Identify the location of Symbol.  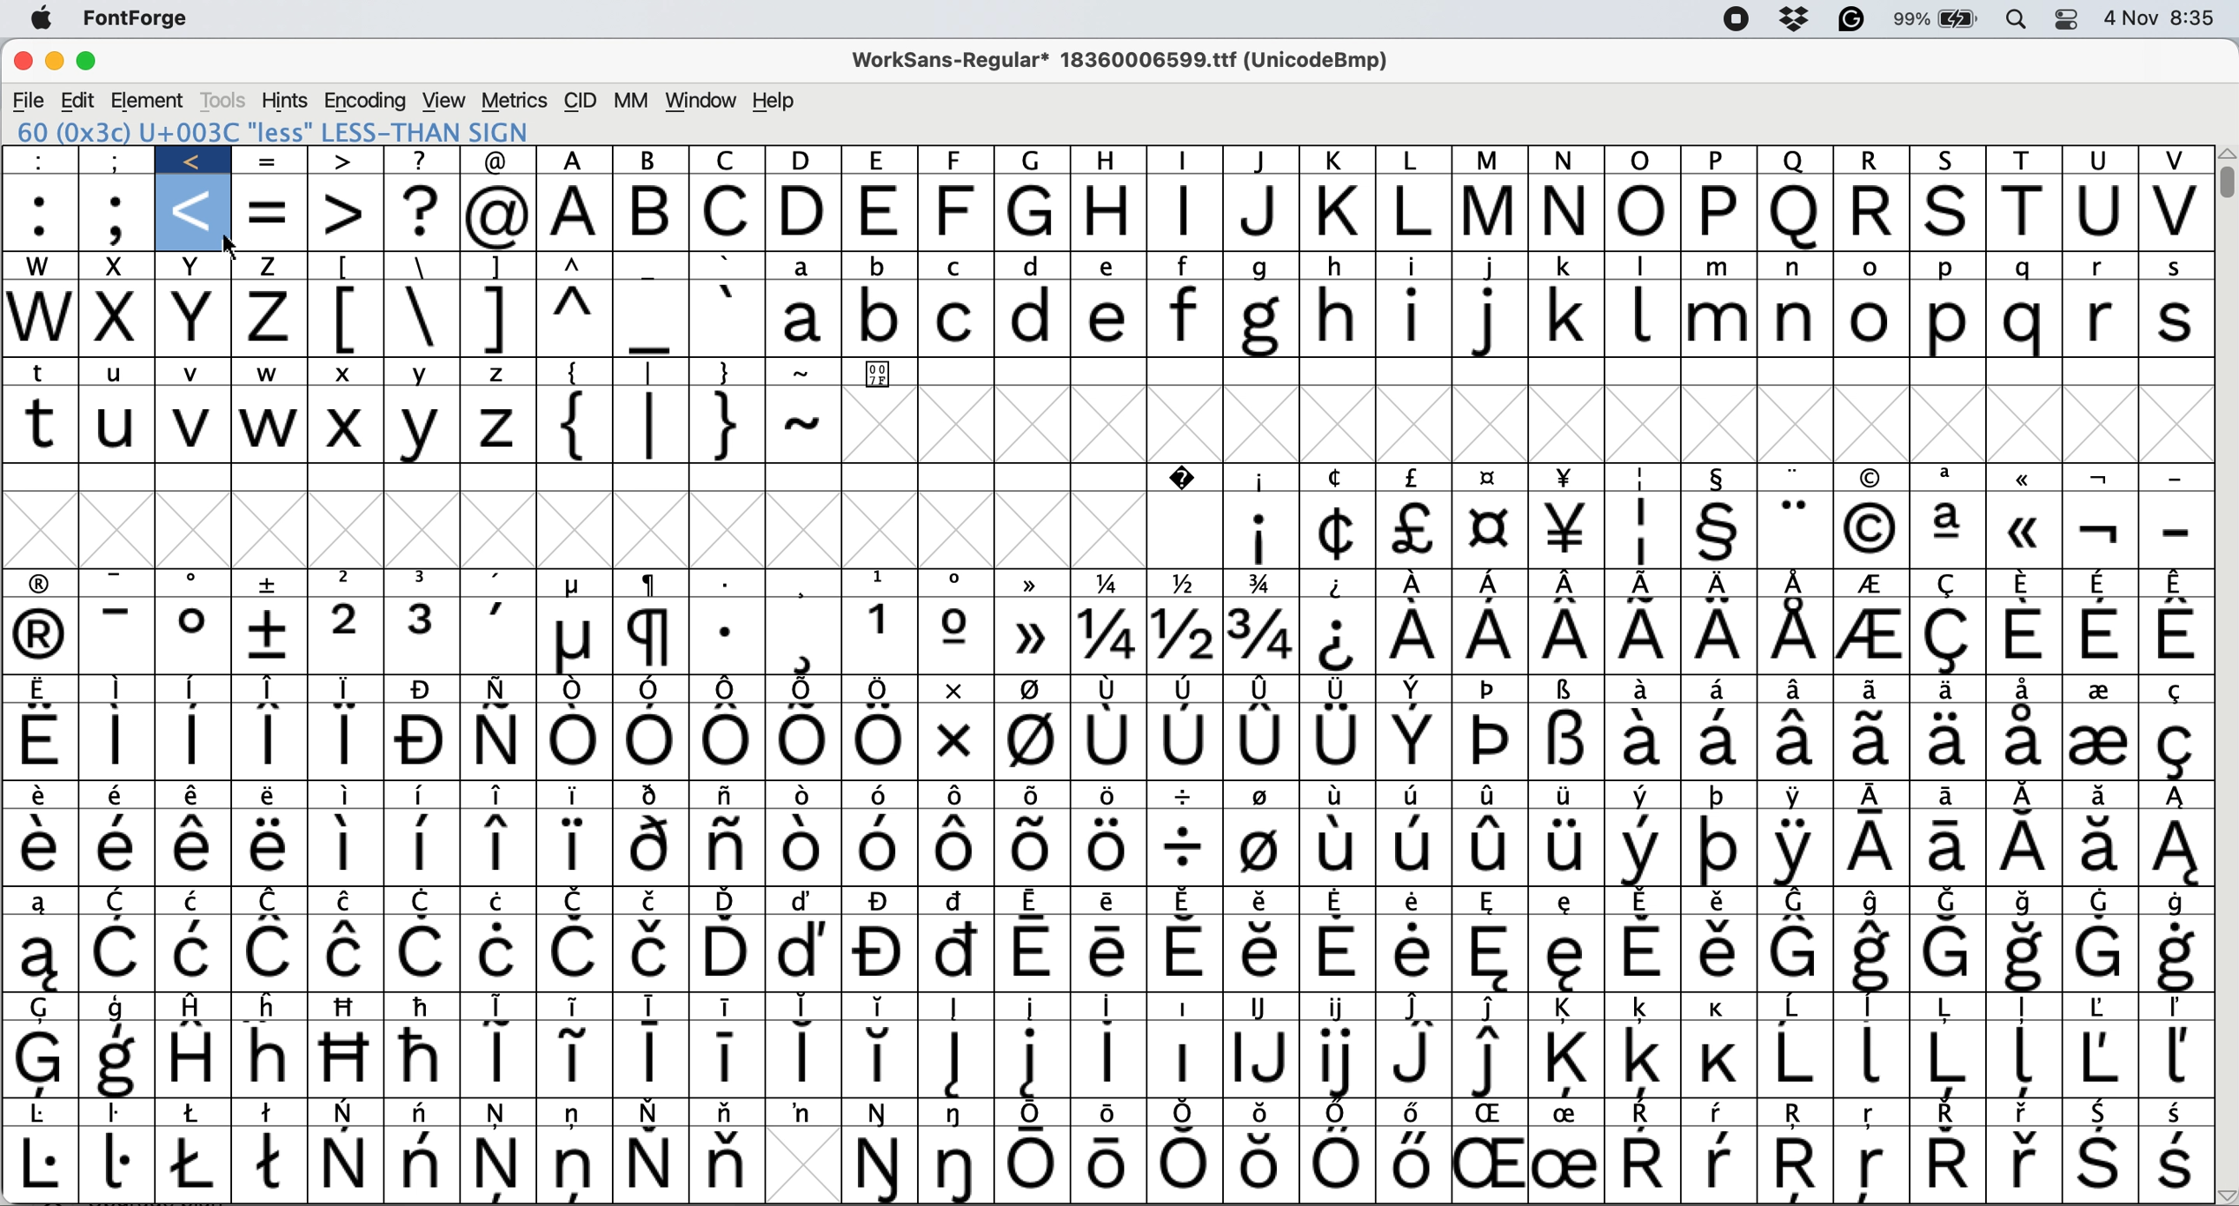
(800, 953).